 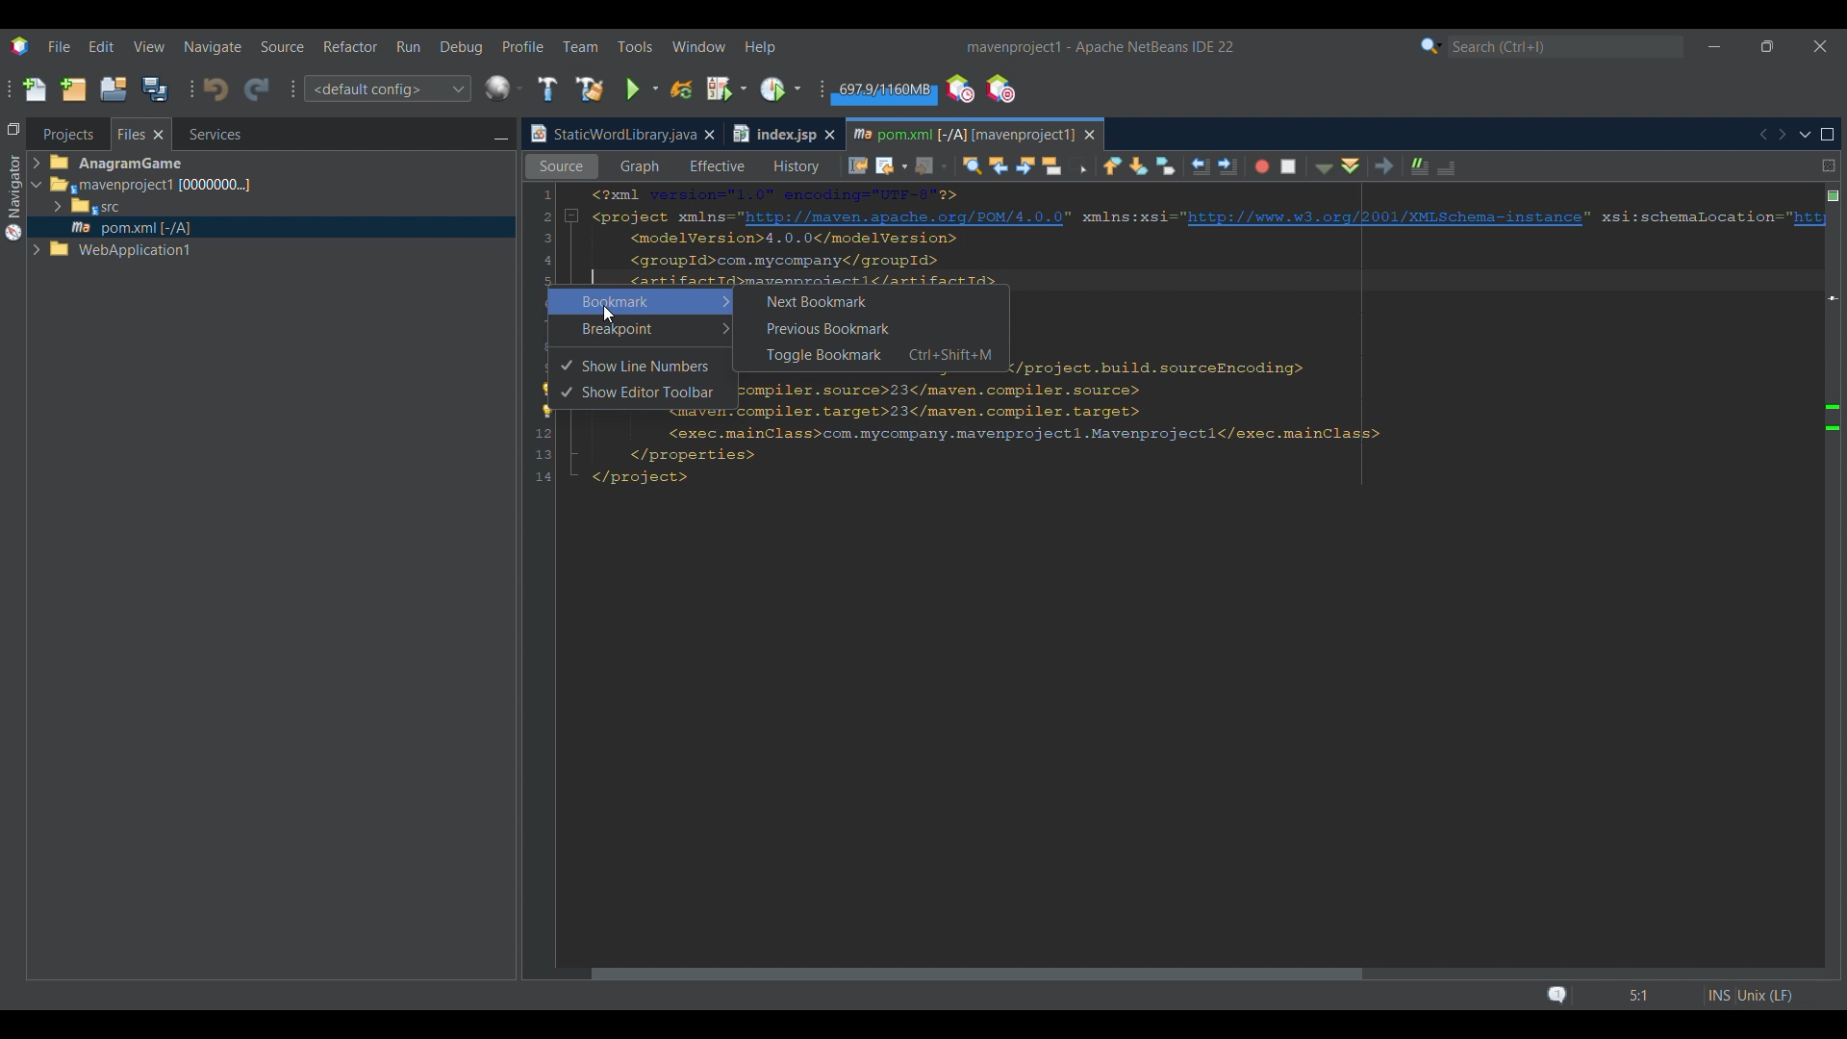 What do you see at coordinates (1782, 134) in the screenshot?
I see `Next` at bounding box center [1782, 134].